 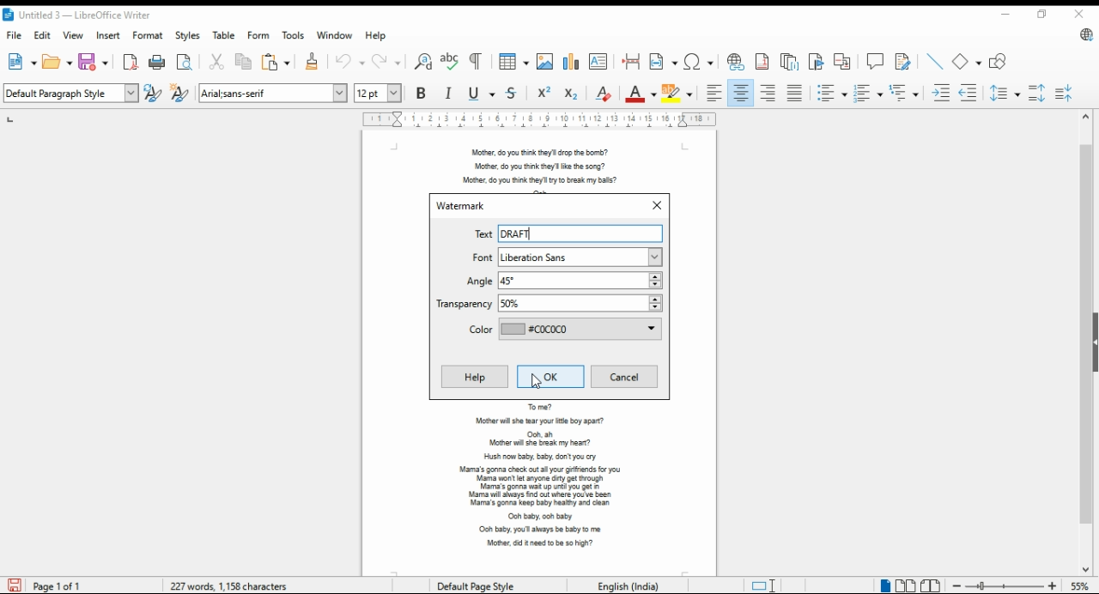 I want to click on form, so click(x=259, y=36).